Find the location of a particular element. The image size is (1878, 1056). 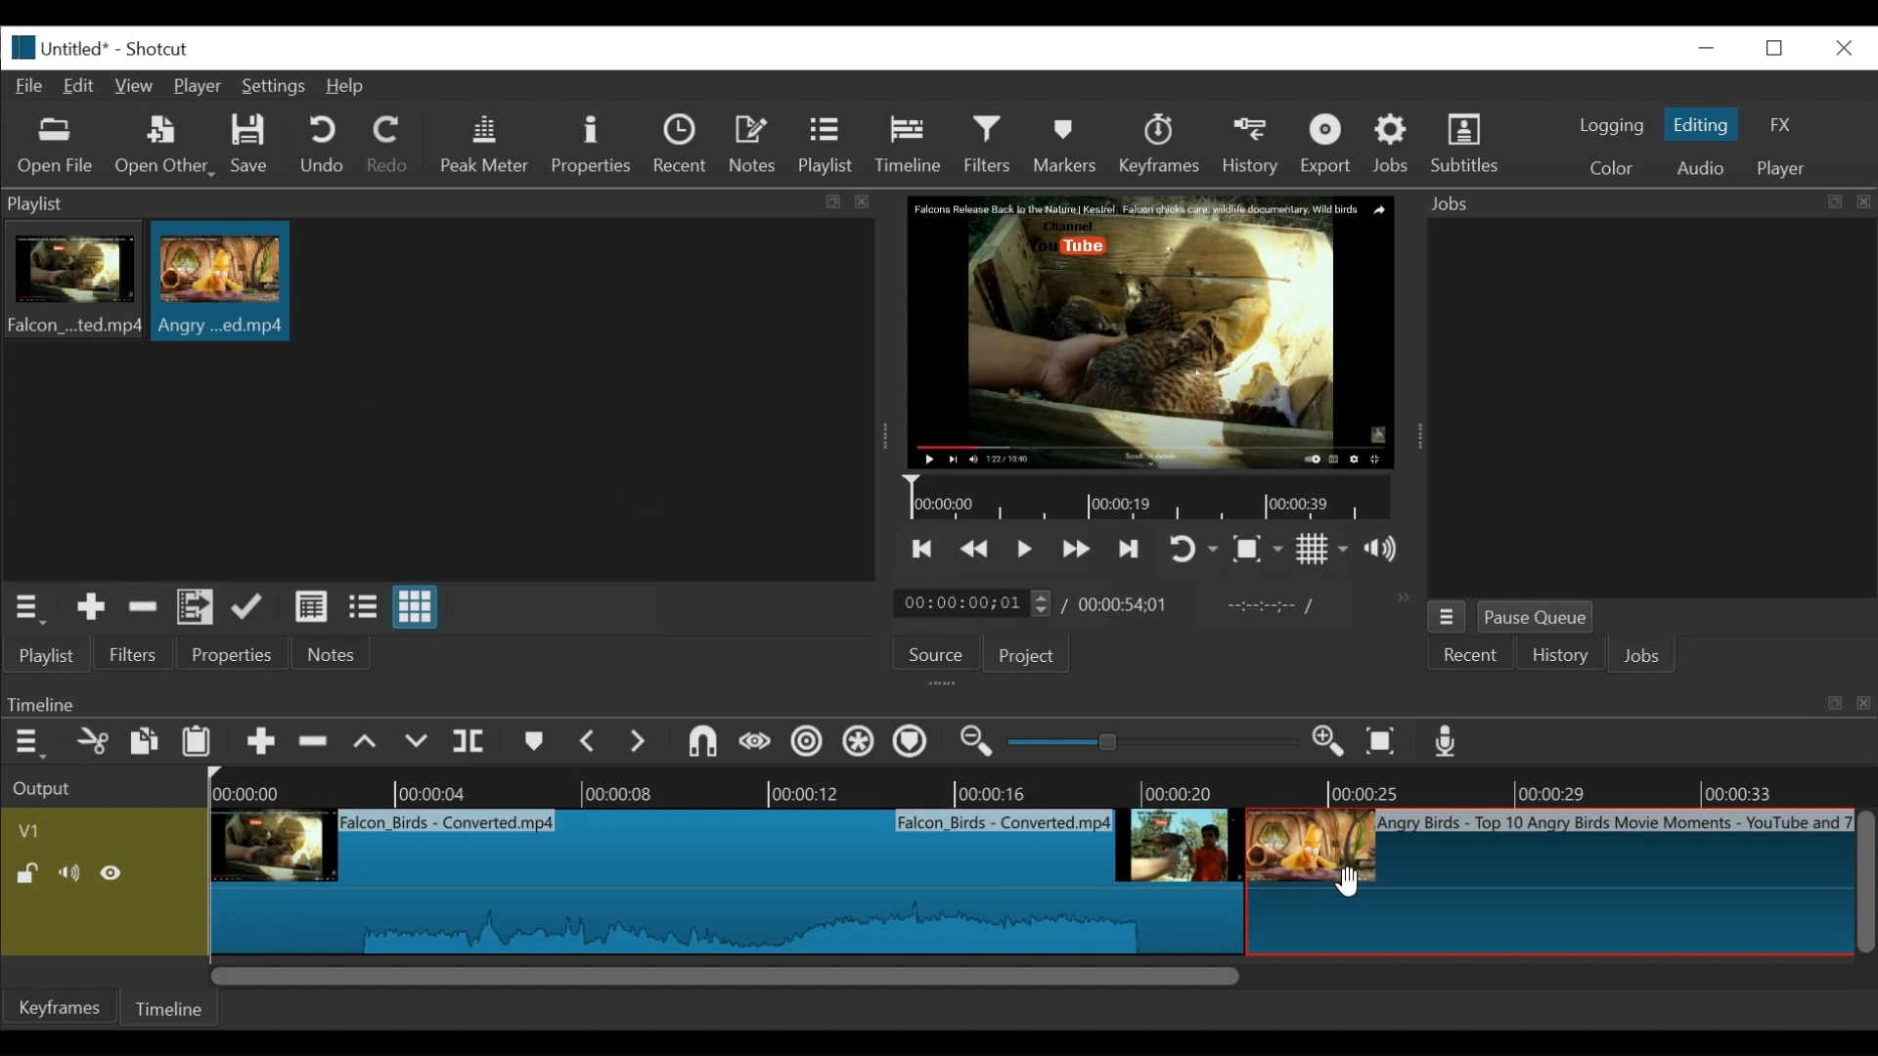

Settings is located at coordinates (278, 89).